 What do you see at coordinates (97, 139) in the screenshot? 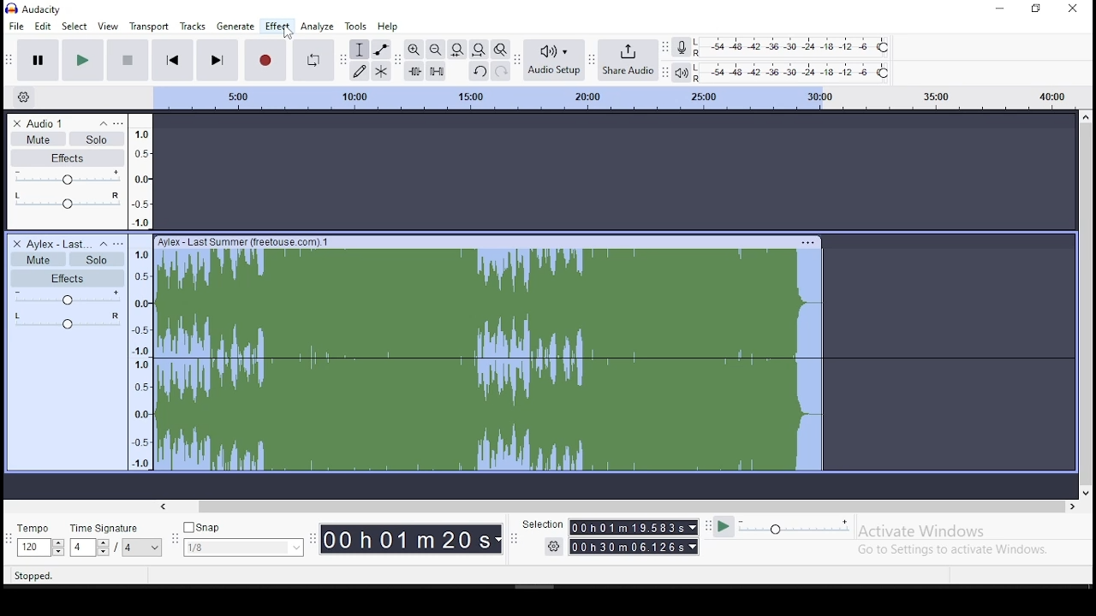
I see `solo` at bounding box center [97, 139].